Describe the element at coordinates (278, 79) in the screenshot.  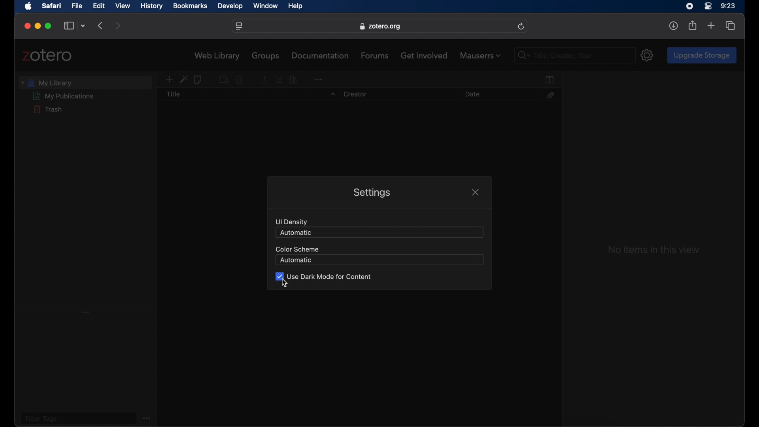
I see `create citations` at that location.